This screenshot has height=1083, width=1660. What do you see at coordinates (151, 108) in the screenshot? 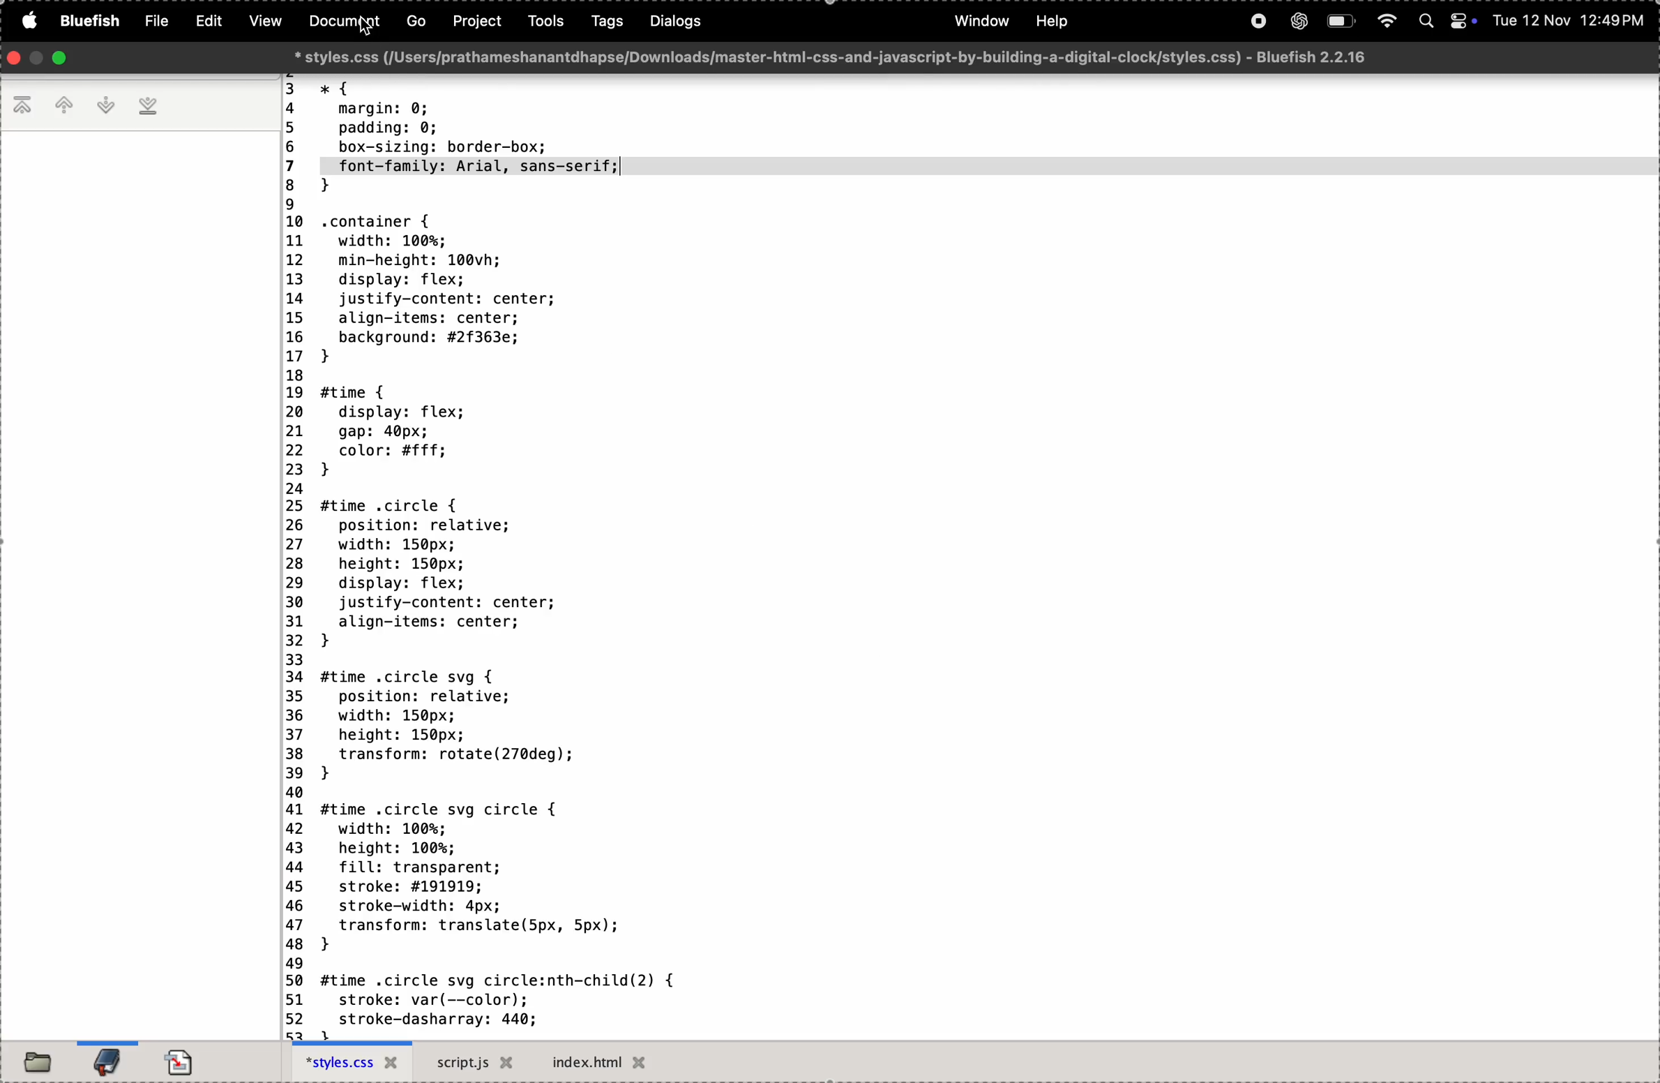
I see `last book mark` at bounding box center [151, 108].